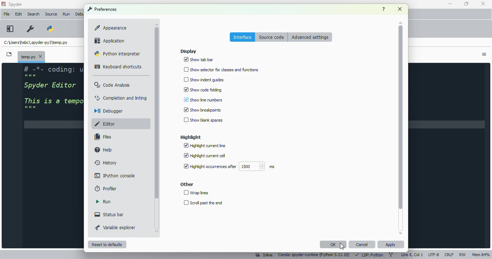 Image resolution: width=492 pixels, height=259 pixels. Describe the element at coordinates (109, 40) in the screenshot. I see `application ` at that location.